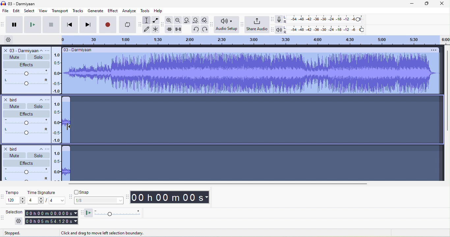 The image size is (450, 237). I want to click on file, so click(6, 11).